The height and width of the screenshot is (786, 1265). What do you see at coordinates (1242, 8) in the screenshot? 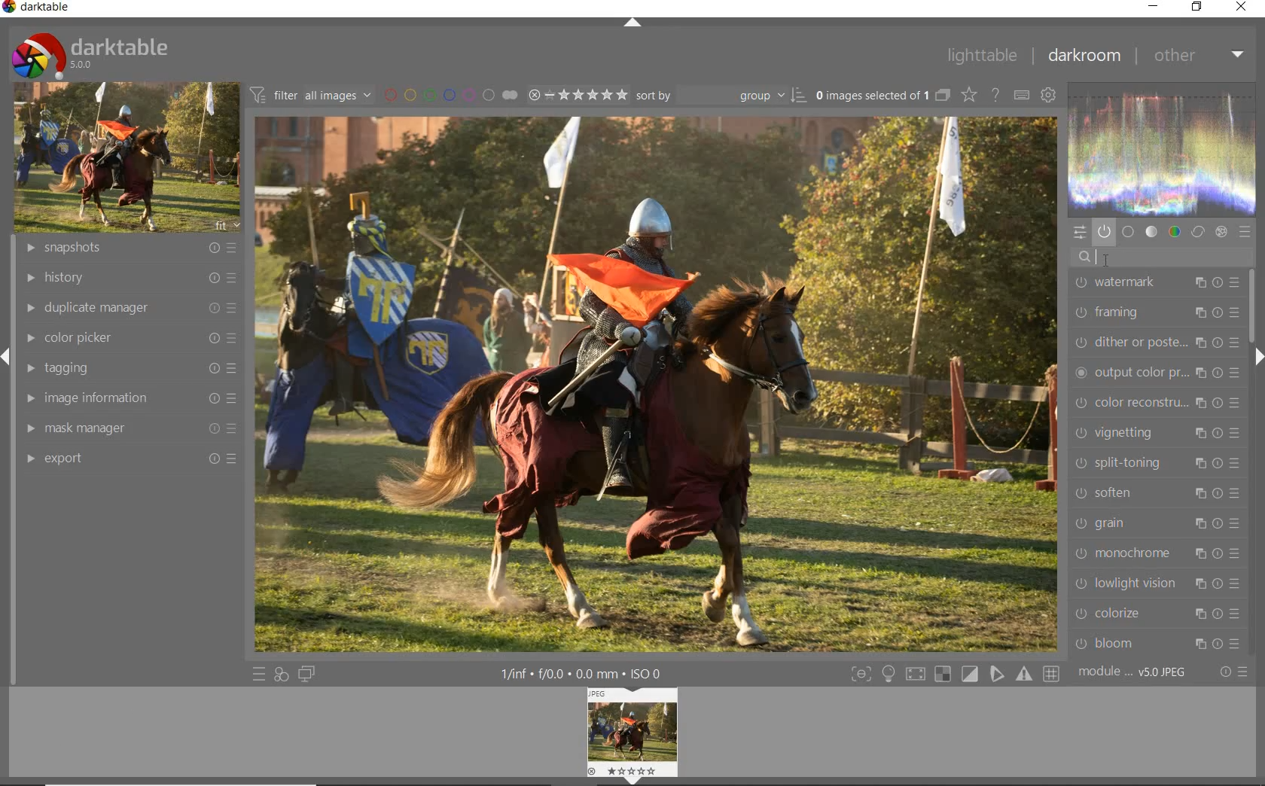
I see `close` at bounding box center [1242, 8].